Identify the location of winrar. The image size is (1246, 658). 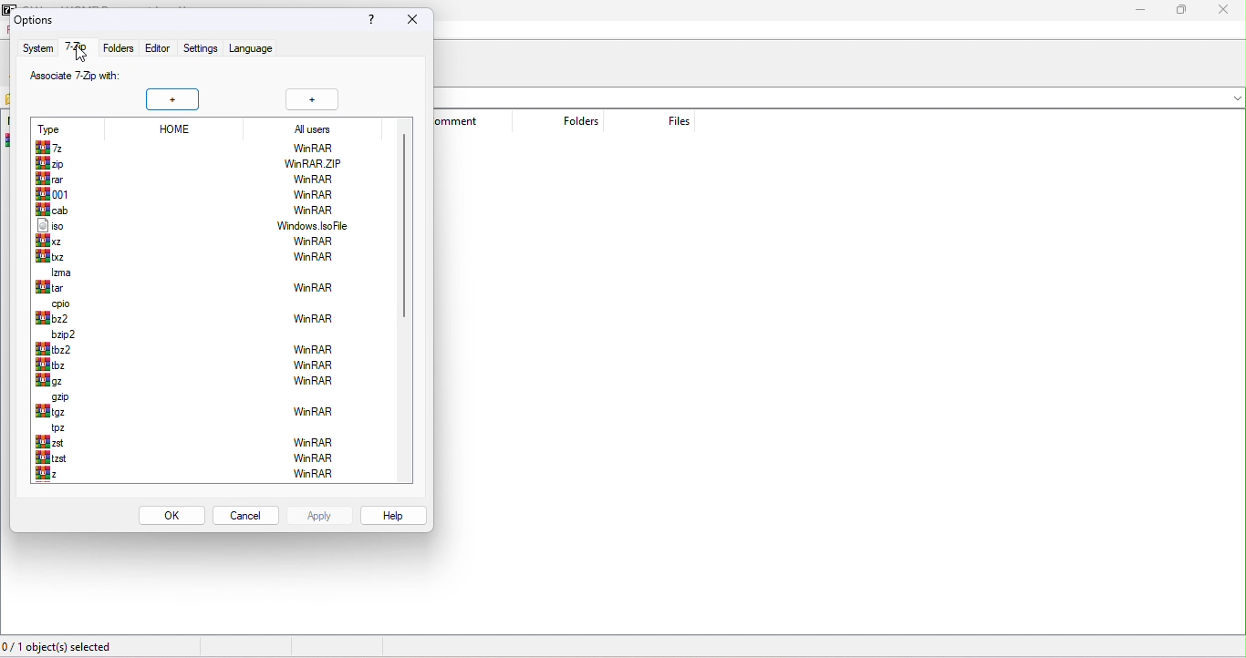
(317, 288).